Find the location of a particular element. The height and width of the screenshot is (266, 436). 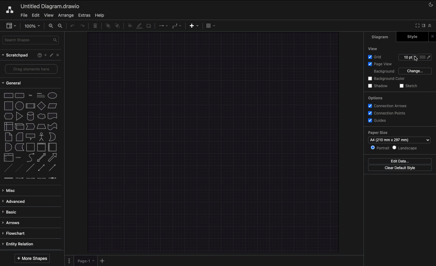

Undo is located at coordinates (72, 26).